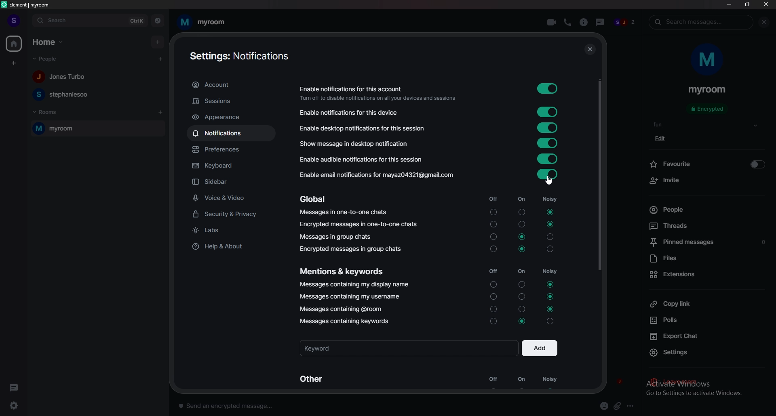 The height and width of the screenshot is (416, 776). What do you see at coordinates (232, 117) in the screenshot?
I see `appearance` at bounding box center [232, 117].